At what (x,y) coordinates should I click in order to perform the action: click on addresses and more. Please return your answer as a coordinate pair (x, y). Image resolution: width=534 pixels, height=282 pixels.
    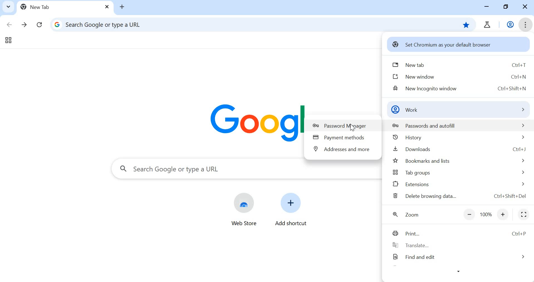
    Looking at the image, I should click on (342, 150).